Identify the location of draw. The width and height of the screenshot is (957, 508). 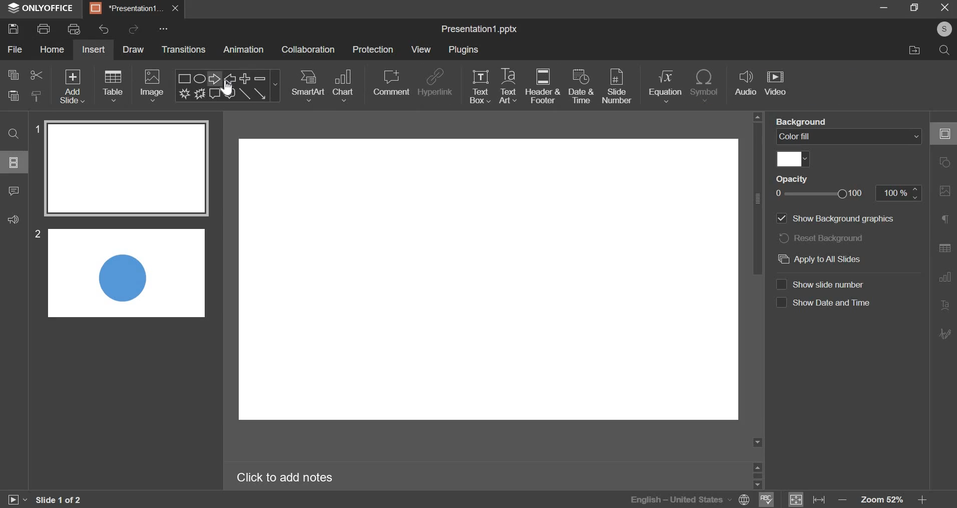
(133, 49).